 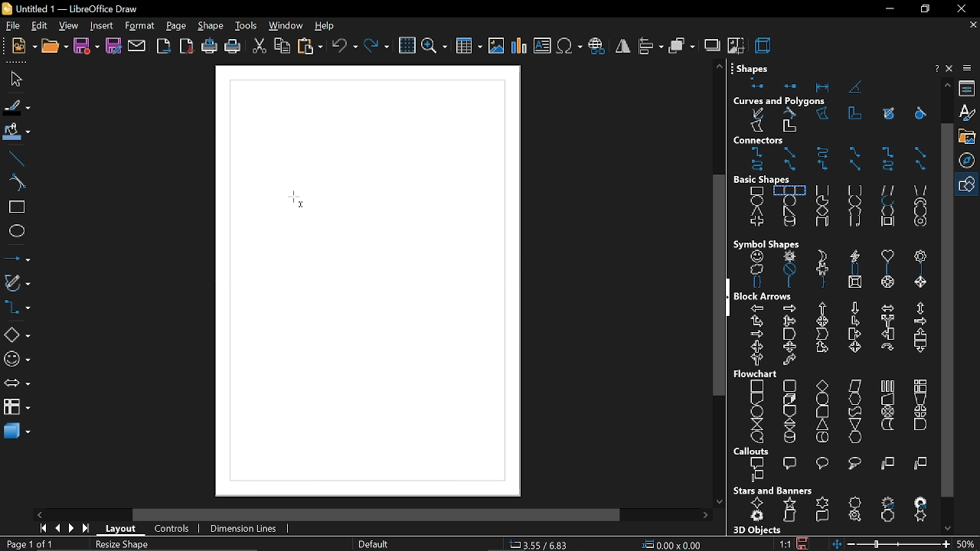 What do you see at coordinates (714, 288) in the screenshot?
I see `vertical scroll bar` at bounding box center [714, 288].